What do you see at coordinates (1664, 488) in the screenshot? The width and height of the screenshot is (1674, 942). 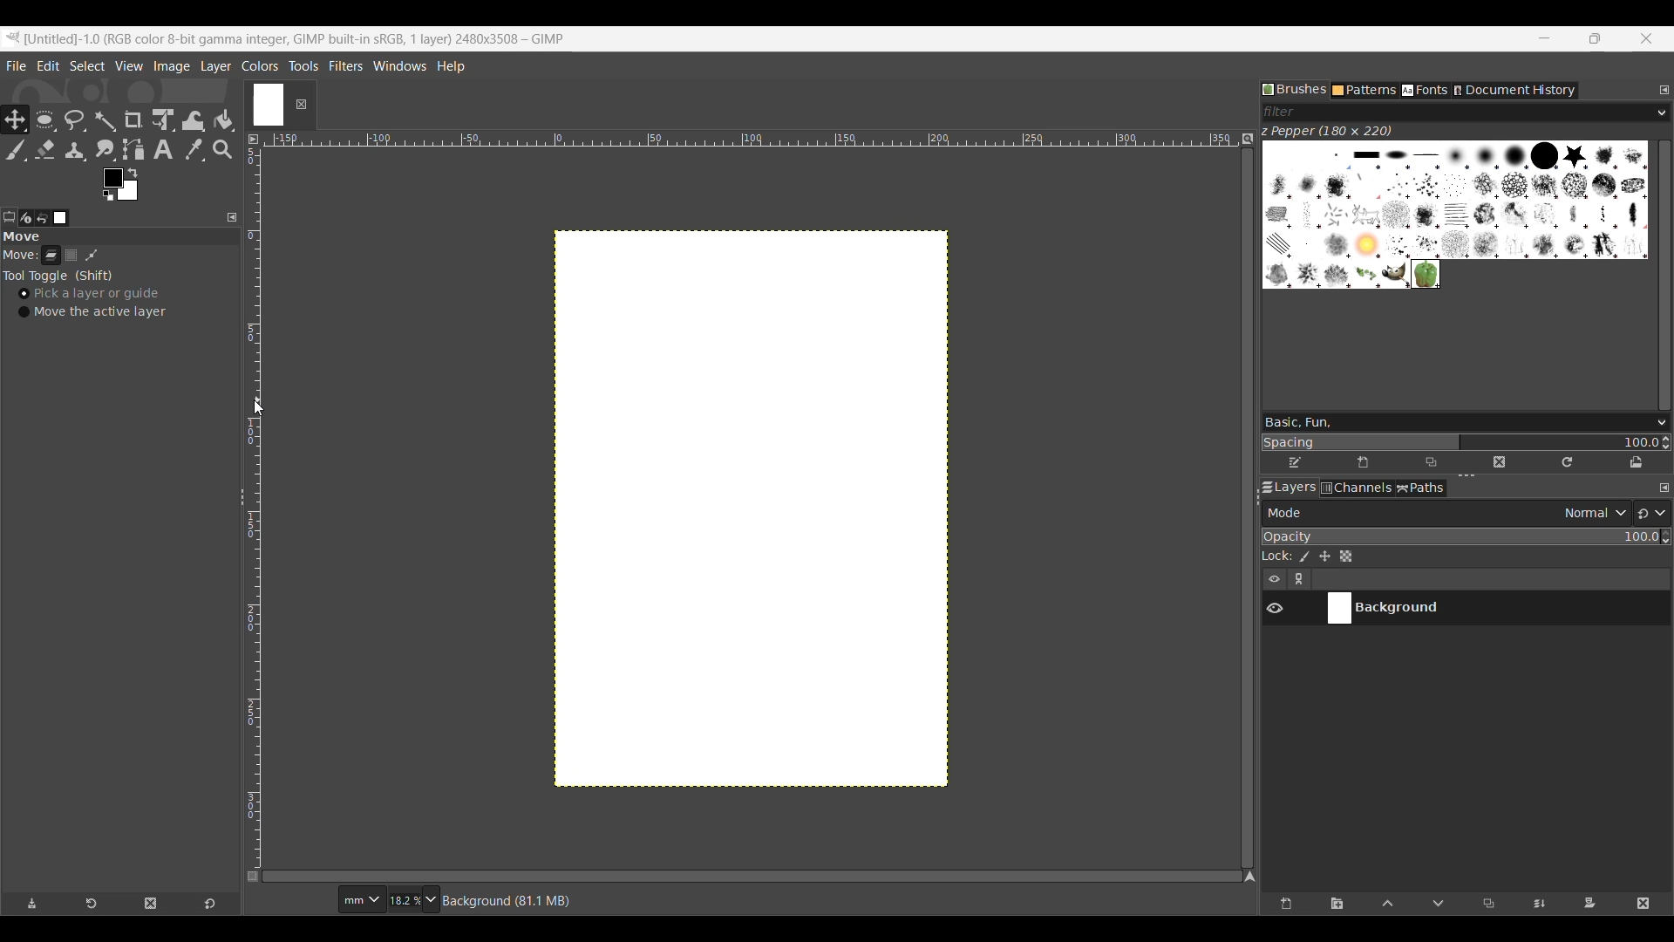 I see `Configure this tab` at bounding box center [1664, 488].